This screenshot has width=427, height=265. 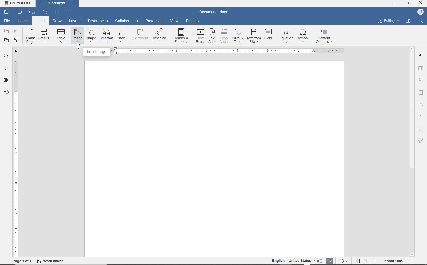 I want to click on plugins, so click(x=193, y=22).